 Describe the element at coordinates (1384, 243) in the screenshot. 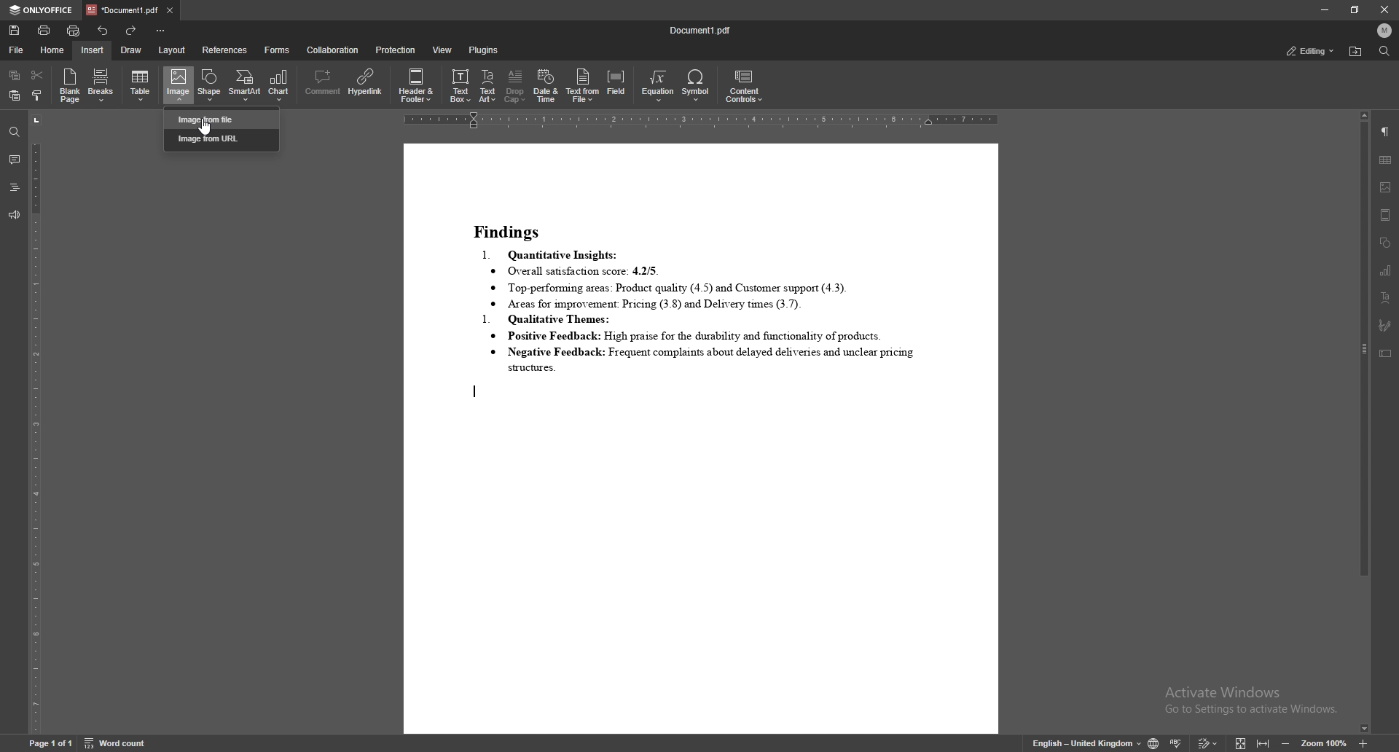

I see `shapes` at that location.